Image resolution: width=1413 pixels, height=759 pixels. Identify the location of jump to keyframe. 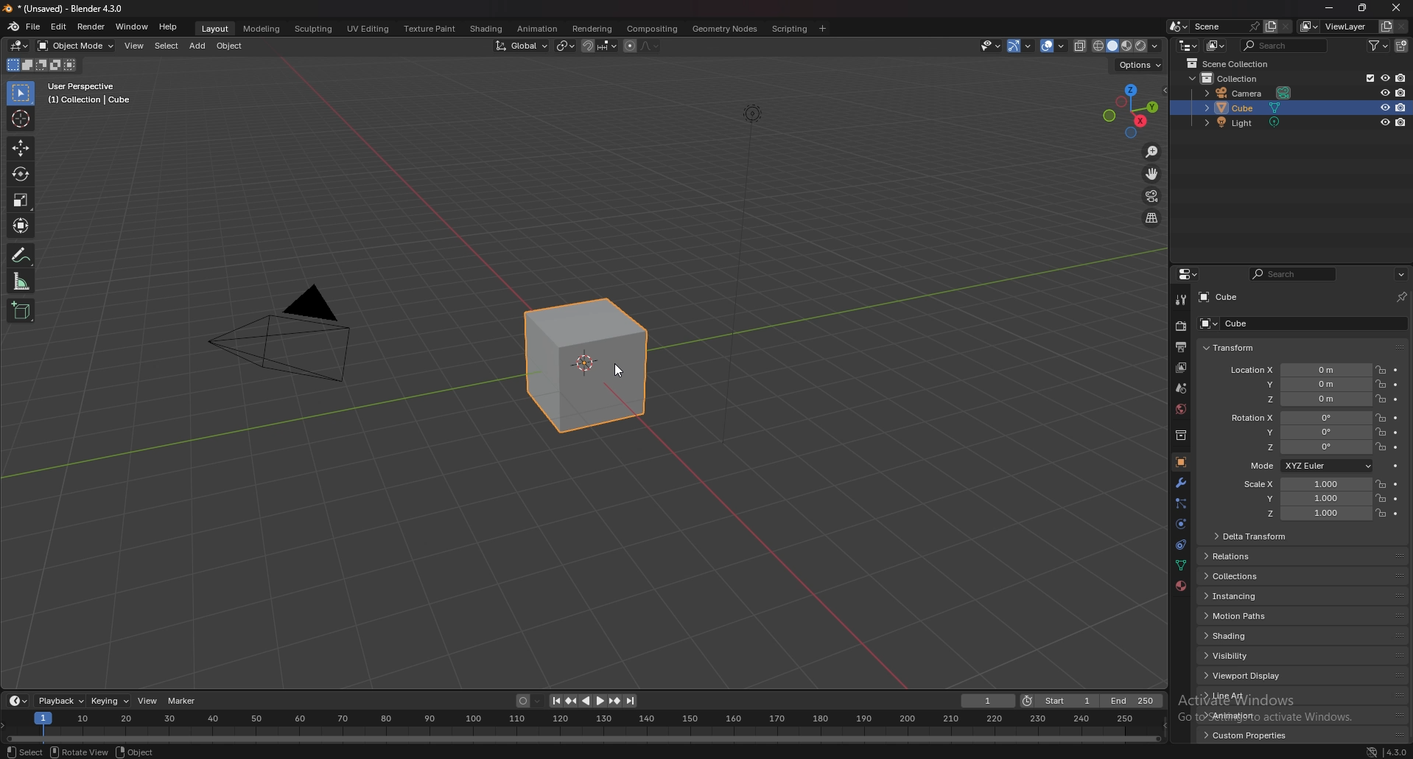
(614, 700).